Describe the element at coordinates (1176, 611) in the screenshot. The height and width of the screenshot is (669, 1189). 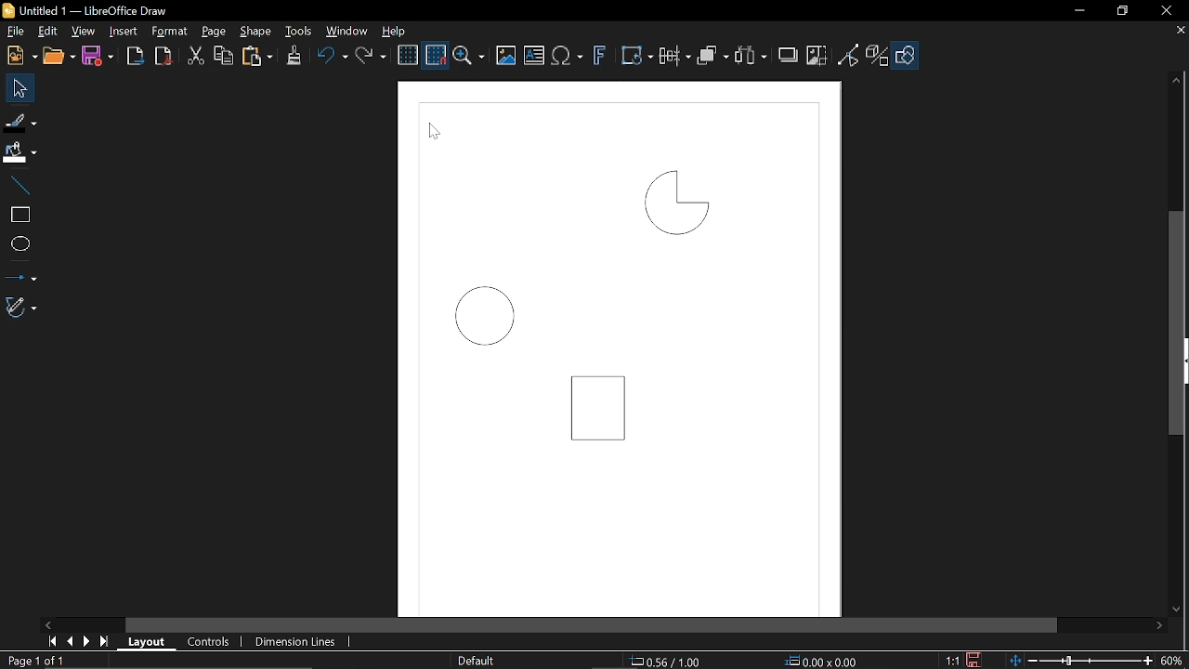
I see `Move down` at that location.